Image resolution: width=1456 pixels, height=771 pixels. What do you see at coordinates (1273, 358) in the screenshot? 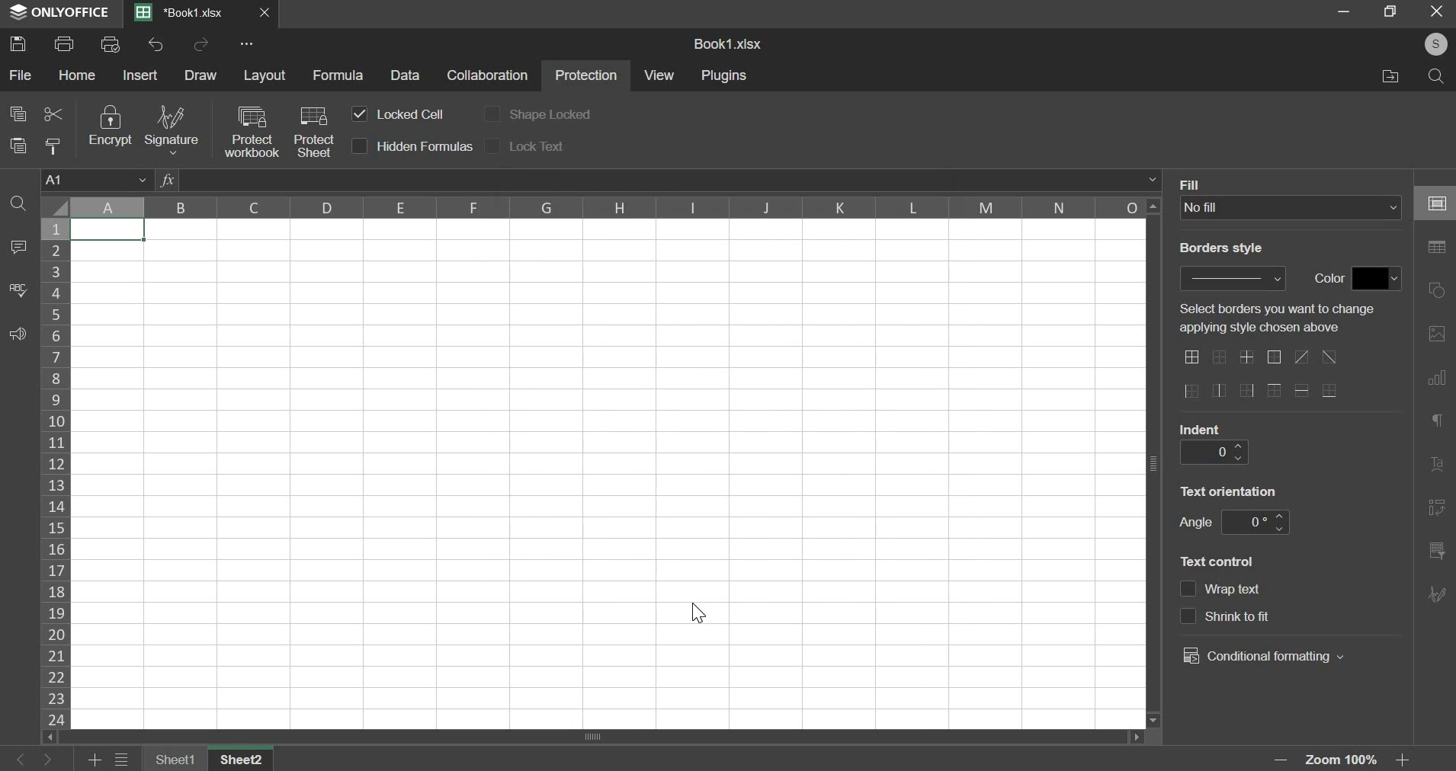
I see `border options` at bounding box center [1273, 358].